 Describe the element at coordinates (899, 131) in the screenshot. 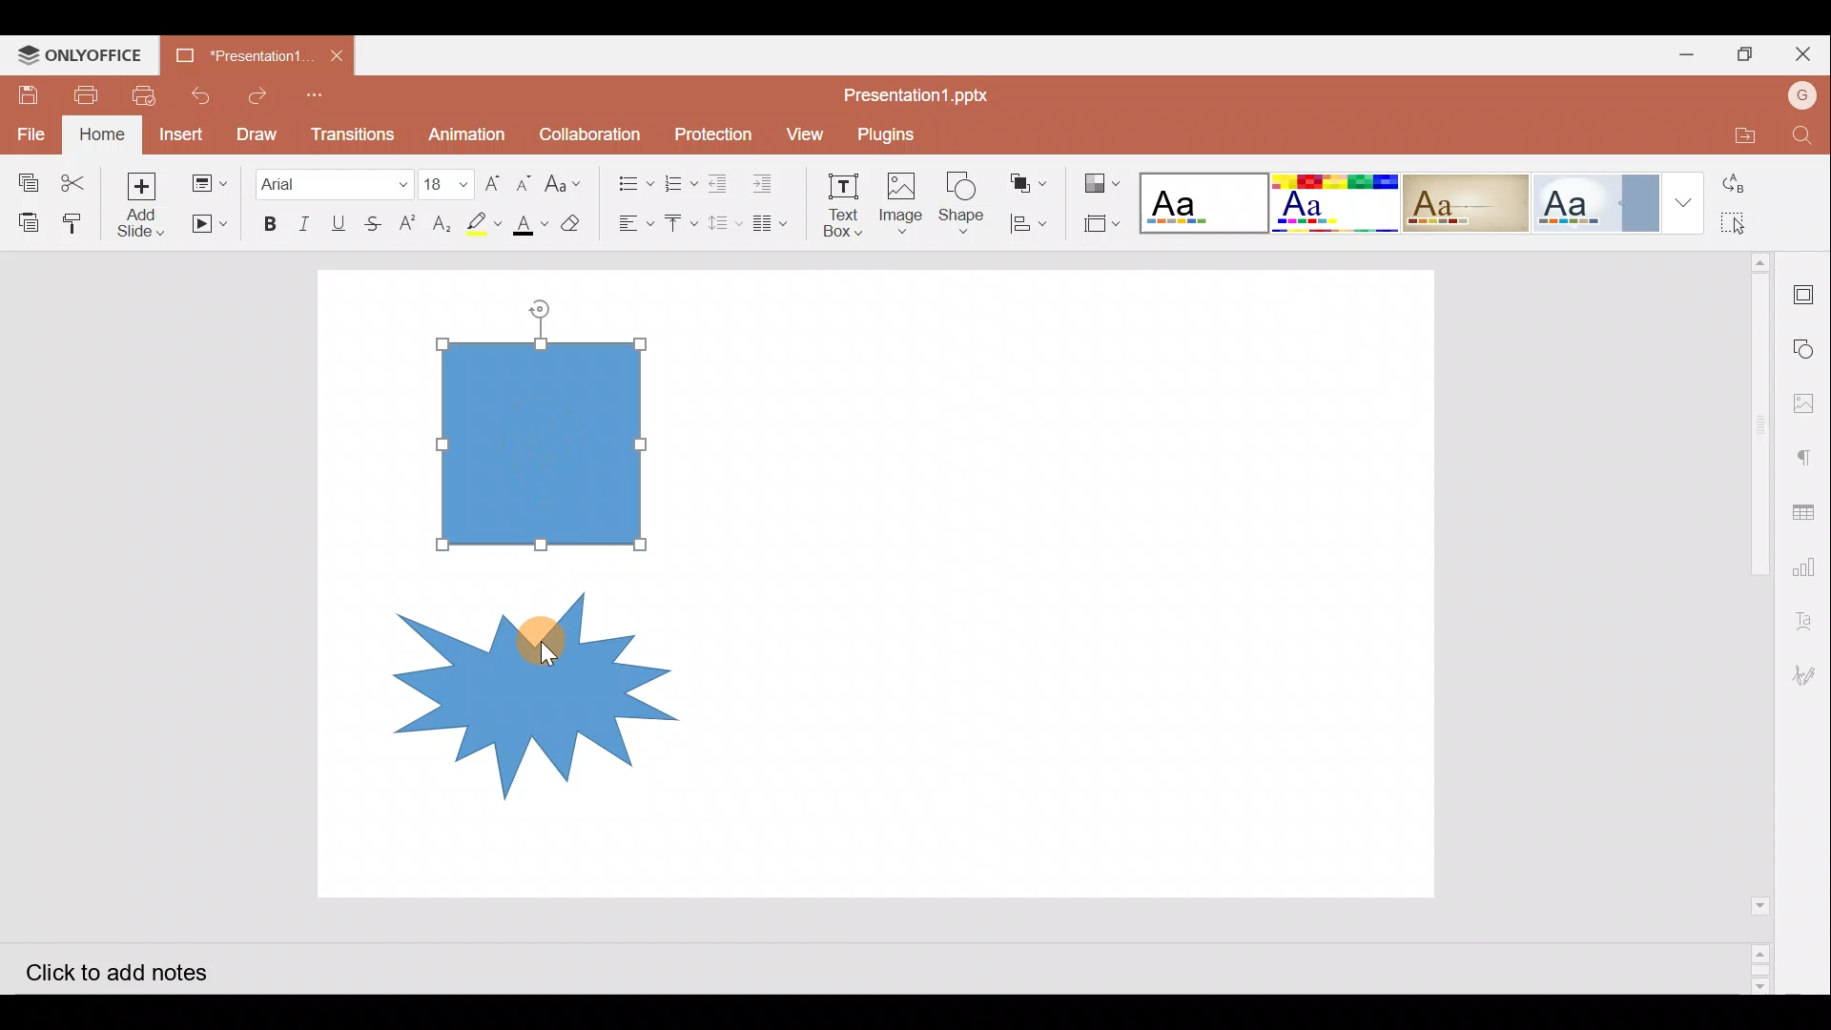

I see `Plugins` at that location.